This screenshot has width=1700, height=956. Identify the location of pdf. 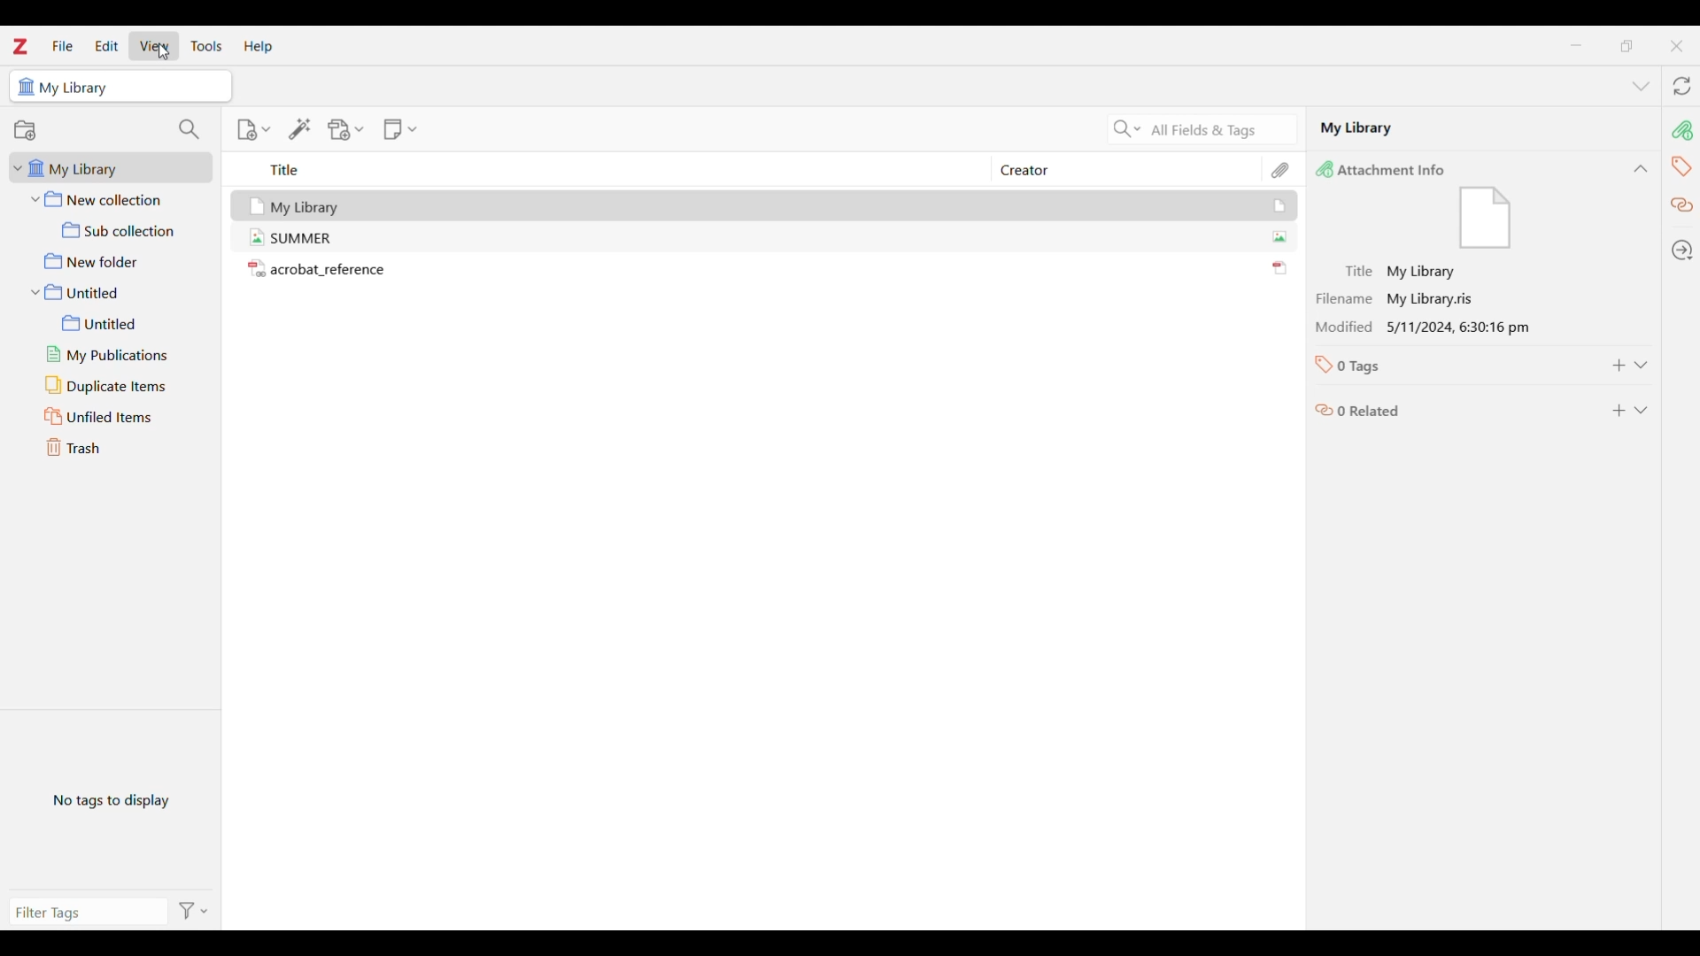
(1274, 262).